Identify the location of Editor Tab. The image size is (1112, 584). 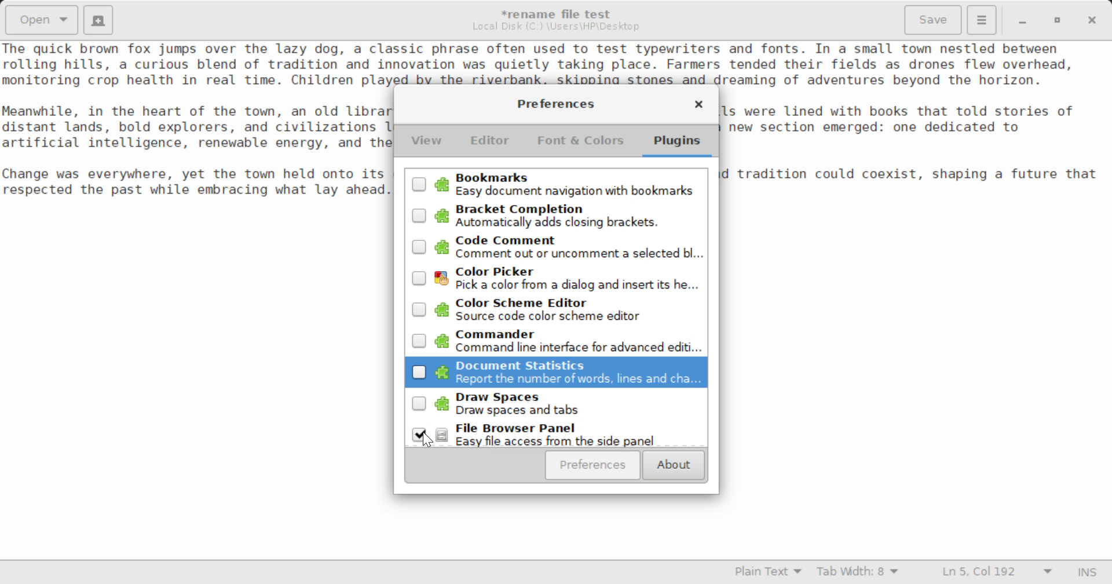
(492, 144).